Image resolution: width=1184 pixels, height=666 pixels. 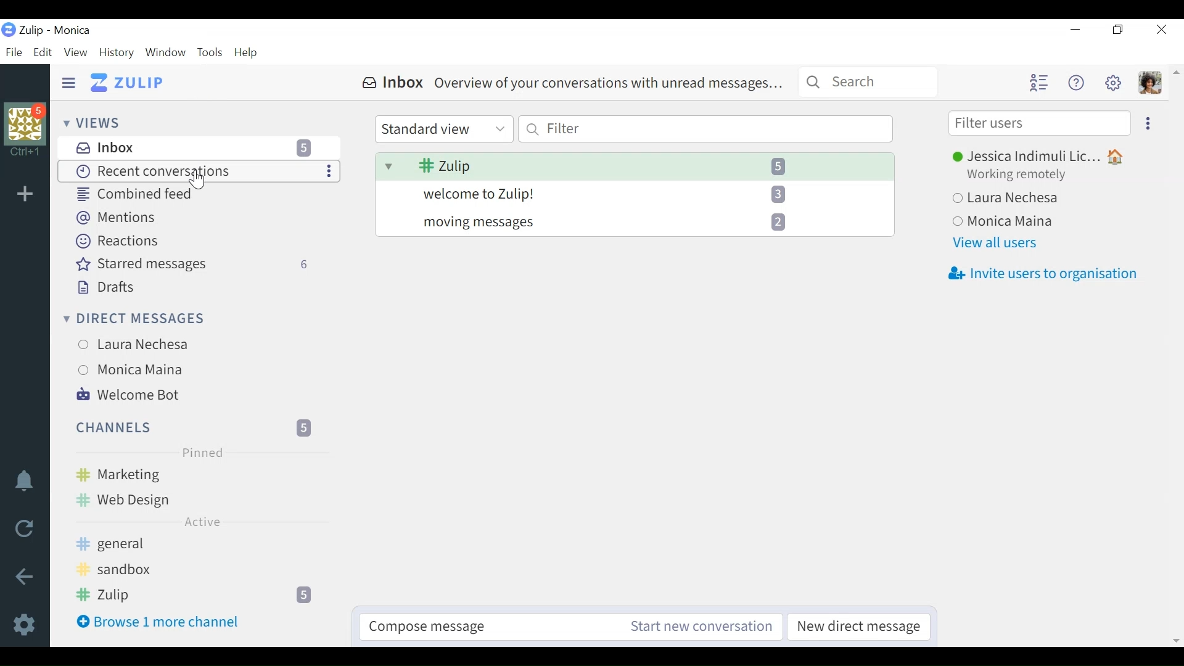 What do you see at coordinates (1161, 29) in the screenshot?
I see `Close` at bounding box center [1161, 29].